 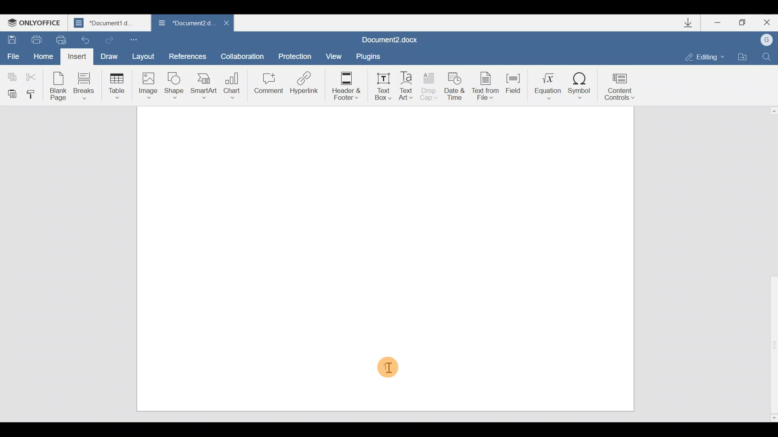 What do you see at coordinates (583, 83) in the screenshot?
I see `Symbol` at bounding box center [583, 83].